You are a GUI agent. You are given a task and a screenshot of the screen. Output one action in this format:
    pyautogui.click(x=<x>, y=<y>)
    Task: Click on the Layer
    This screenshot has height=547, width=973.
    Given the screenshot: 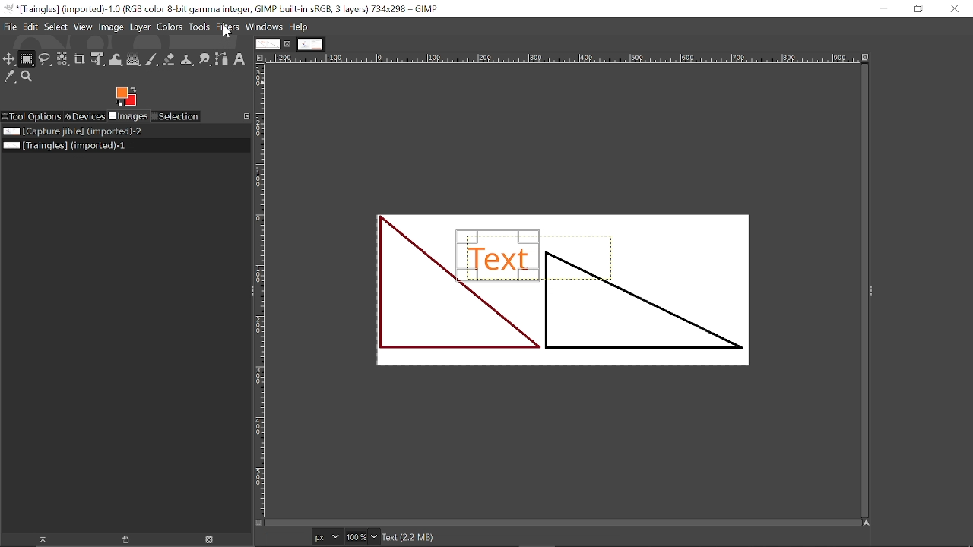 What is the action you would take?
    pyautogui.click(x=140, y=27)
    